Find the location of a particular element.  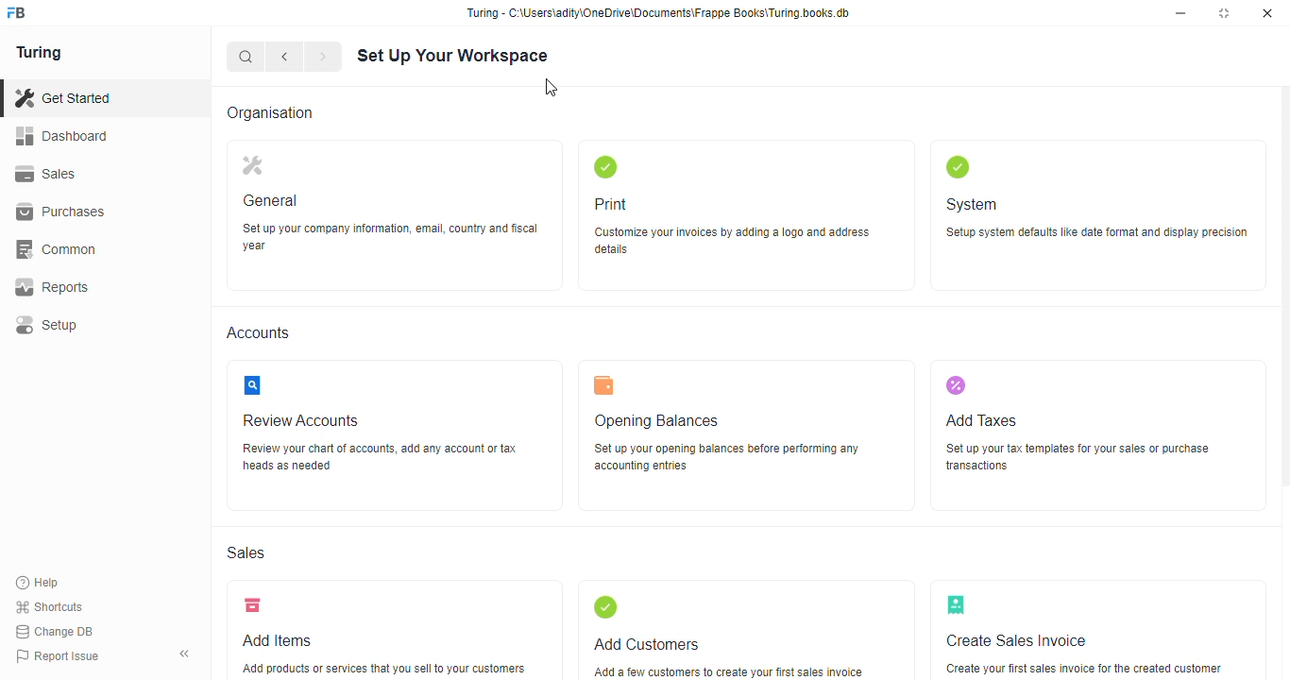

cursor is located at coordinates (555, 89).